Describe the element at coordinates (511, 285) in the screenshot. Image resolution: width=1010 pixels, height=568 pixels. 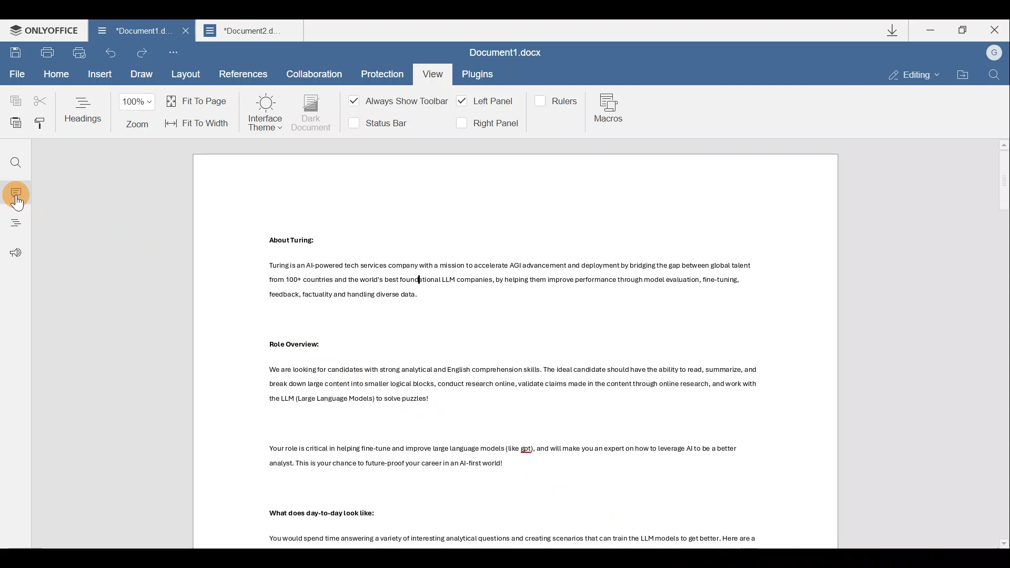
I see `` at that location.